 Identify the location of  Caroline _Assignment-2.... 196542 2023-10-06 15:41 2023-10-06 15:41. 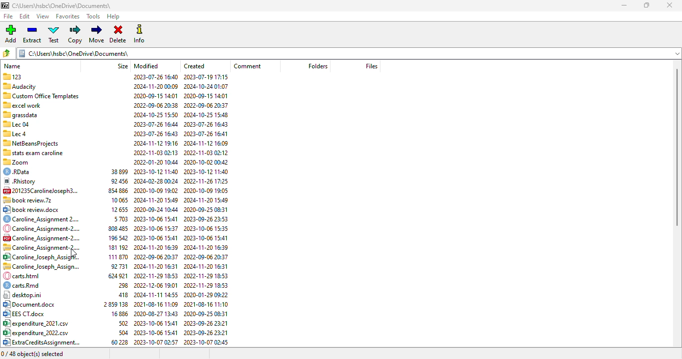
(114, 237).